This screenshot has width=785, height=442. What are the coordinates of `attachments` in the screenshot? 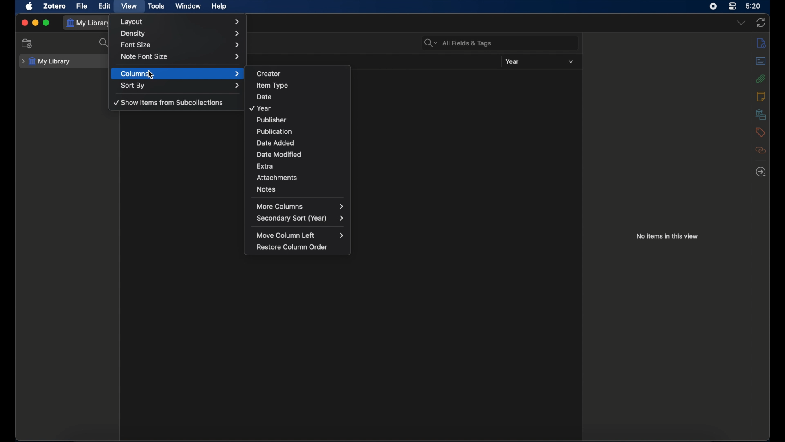 It's located at (303, 176).